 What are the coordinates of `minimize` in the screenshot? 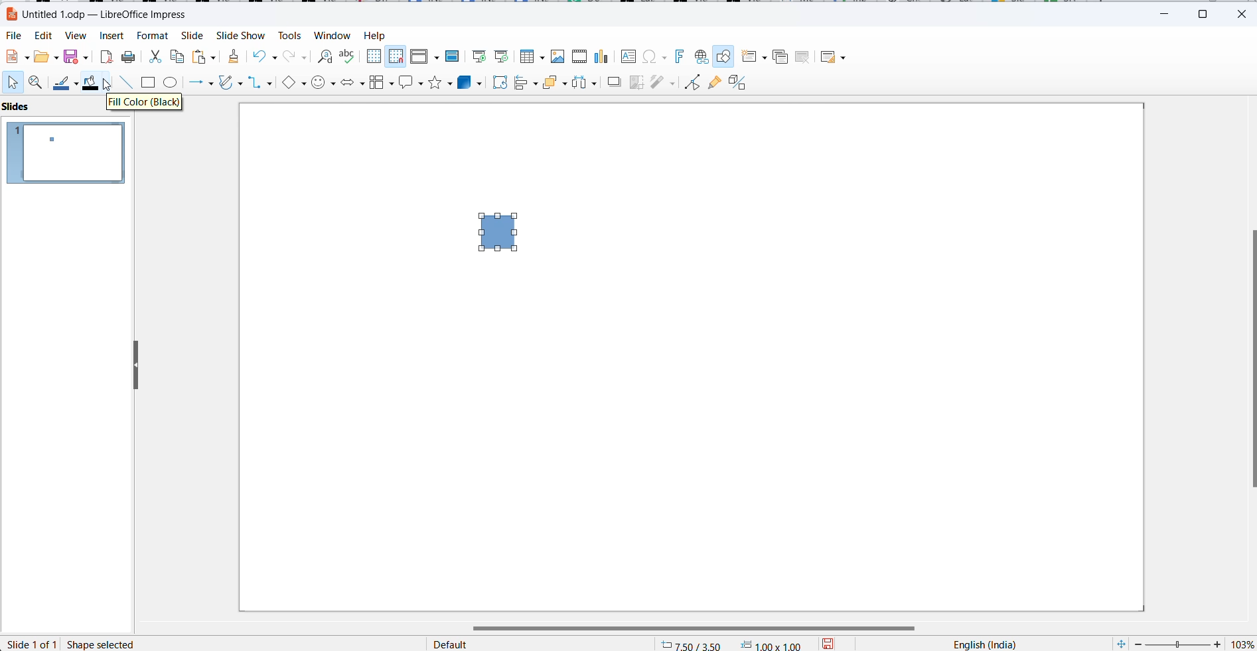 It's located at (1168, 12).